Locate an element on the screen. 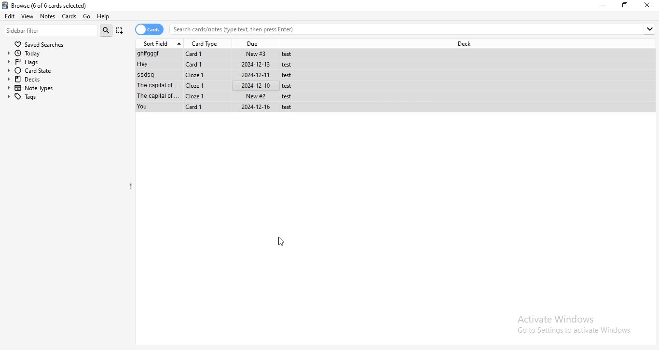 The width and height of the screenshot is (659, 350). sidebar filter is located at coordinates (51, 30).